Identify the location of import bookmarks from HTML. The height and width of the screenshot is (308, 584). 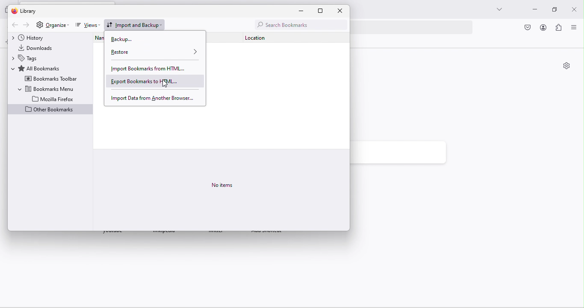
(149, 69).